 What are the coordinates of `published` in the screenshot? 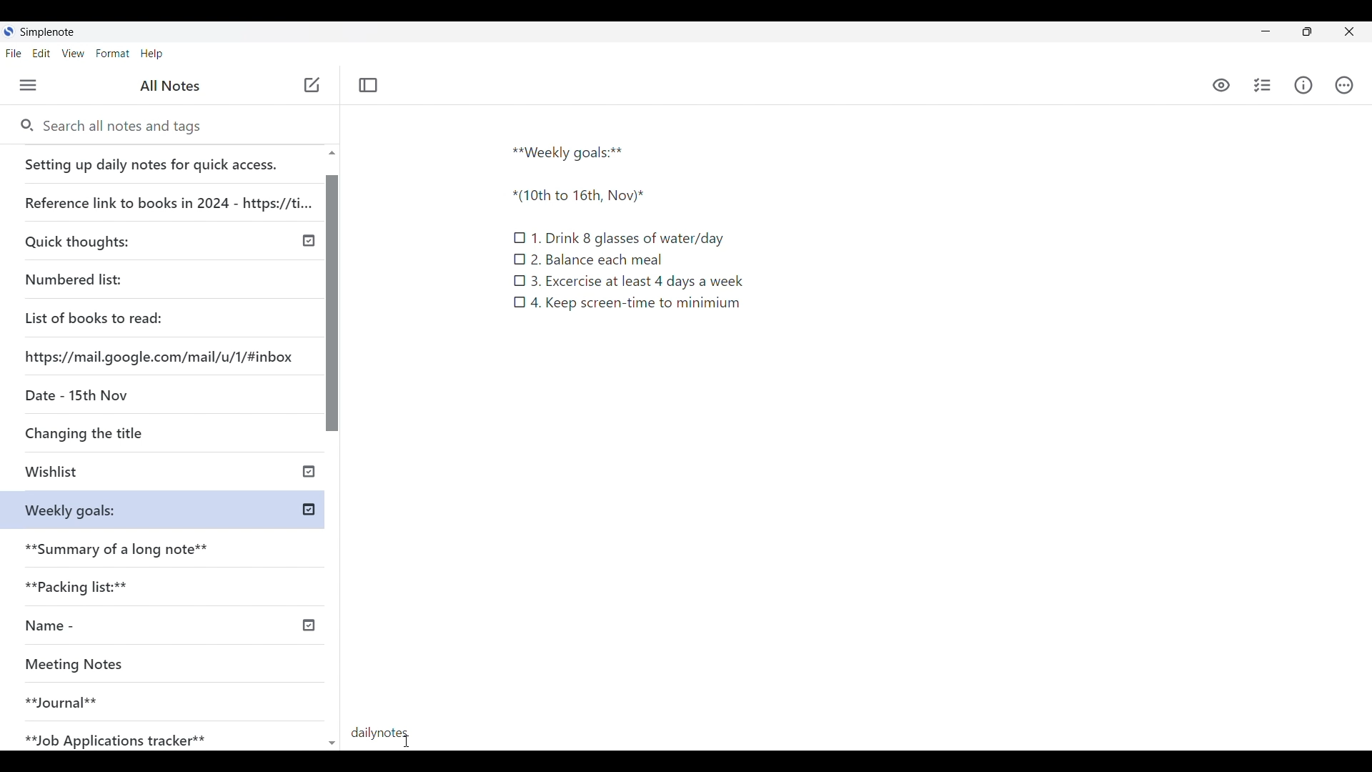 It's located at (307, 625).